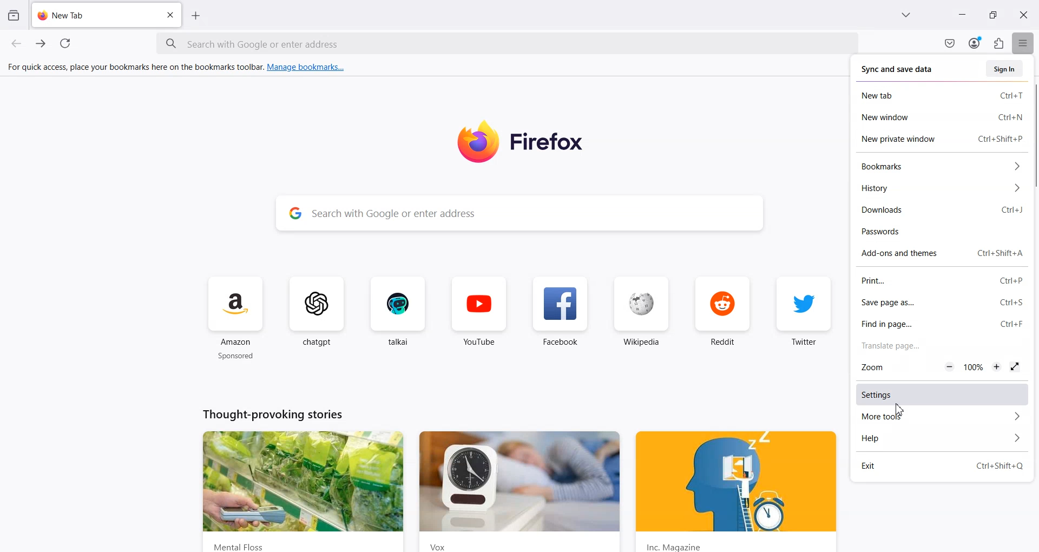 The width and height of the screenshot is (1039, 552). What do you see at coordinates (643, 319) in the screenshot?
I see `Wikipedia` at bounding box center [643, 319].